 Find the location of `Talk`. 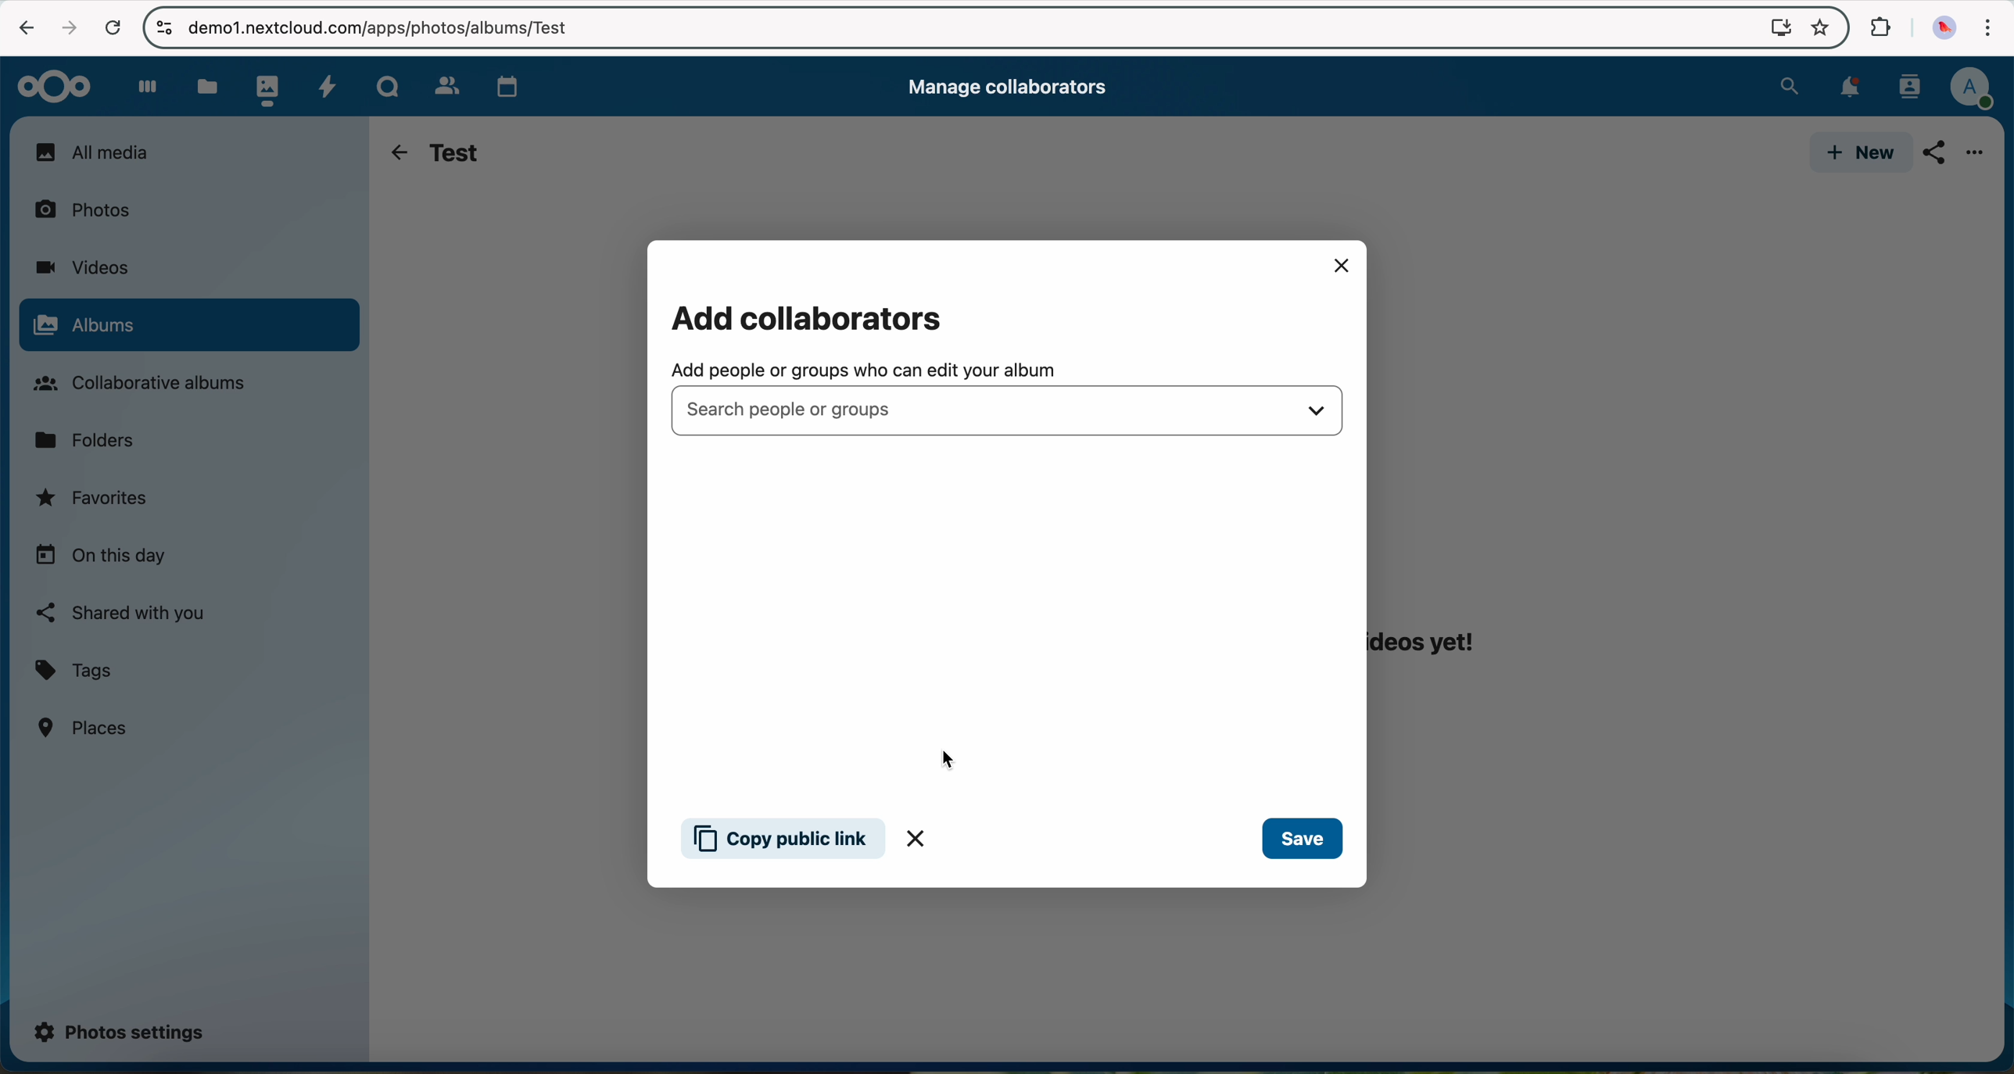

Talk is located at coordinates (387, 84).